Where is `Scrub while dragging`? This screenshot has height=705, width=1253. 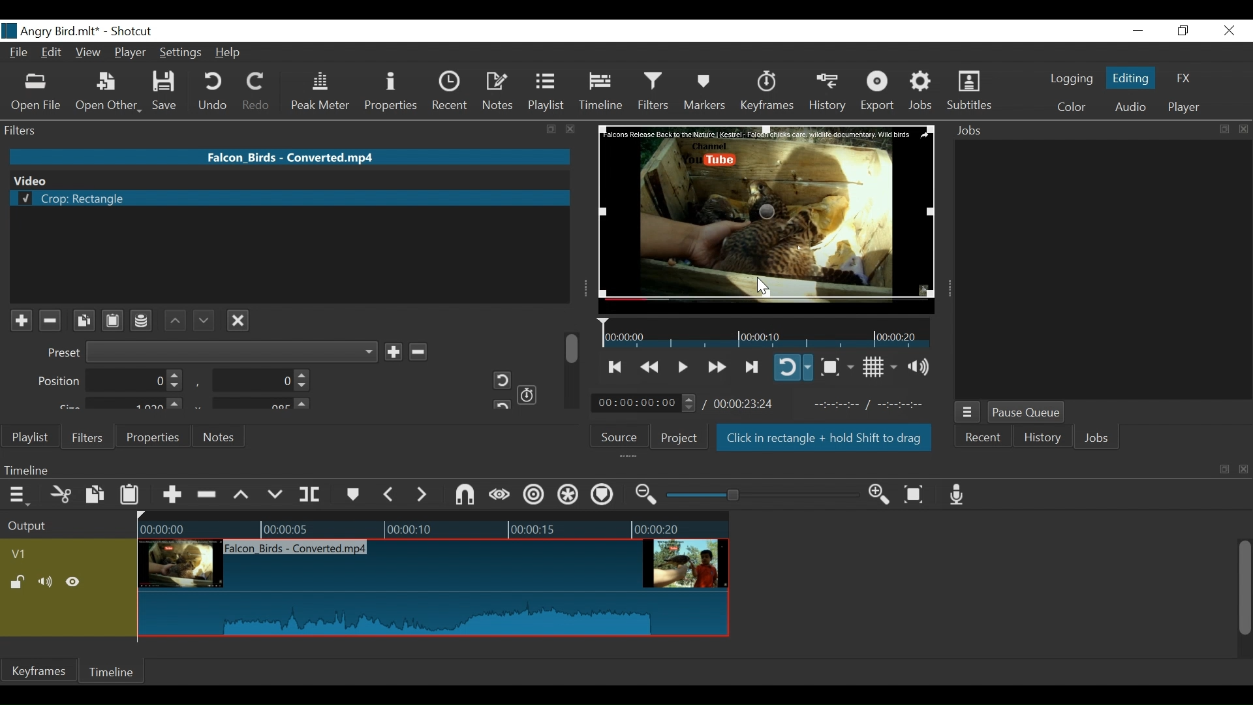 Scrub while dragging is located at coordinates (502, 496).